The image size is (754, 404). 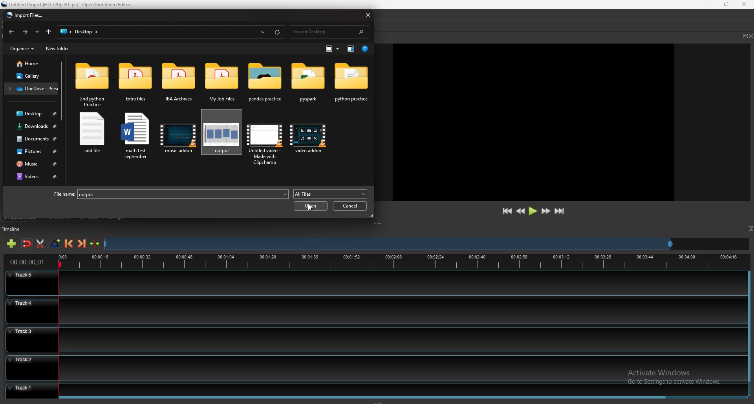 What do you see at coordinates (69, 244) in the screenshot?
I see `previous marker` at bounding box center [69, 244].